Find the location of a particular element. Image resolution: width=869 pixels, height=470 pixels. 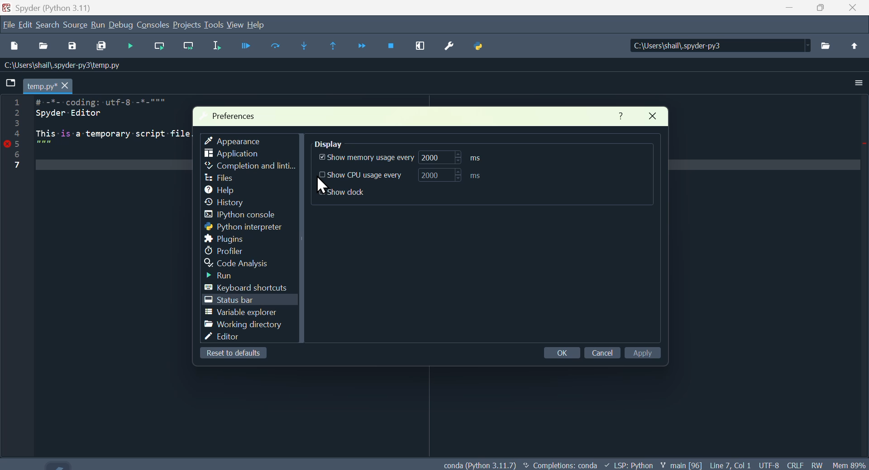

Help is located at coordinates (618, 115).